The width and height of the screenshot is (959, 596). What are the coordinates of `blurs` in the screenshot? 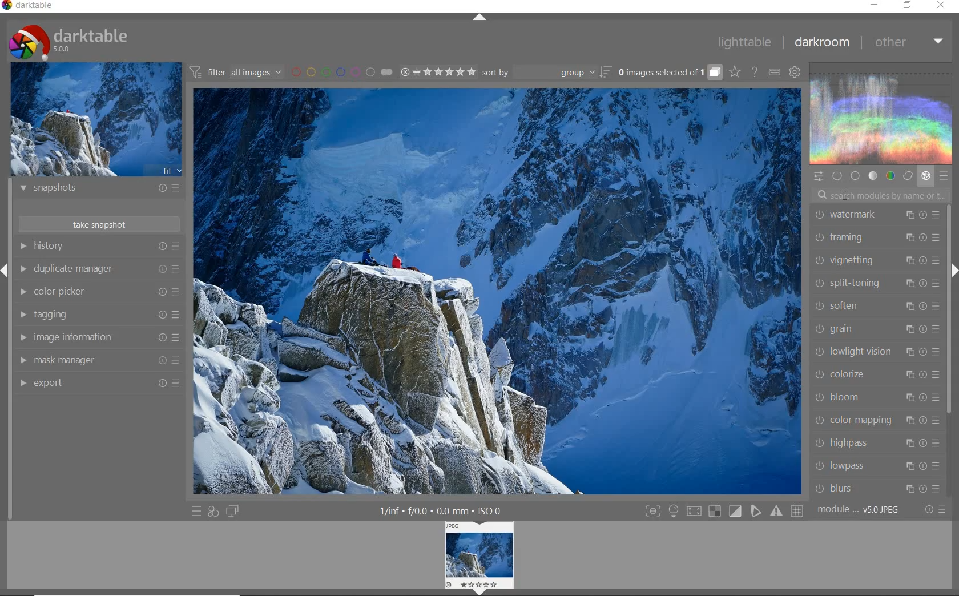 It's located at (879, 489).